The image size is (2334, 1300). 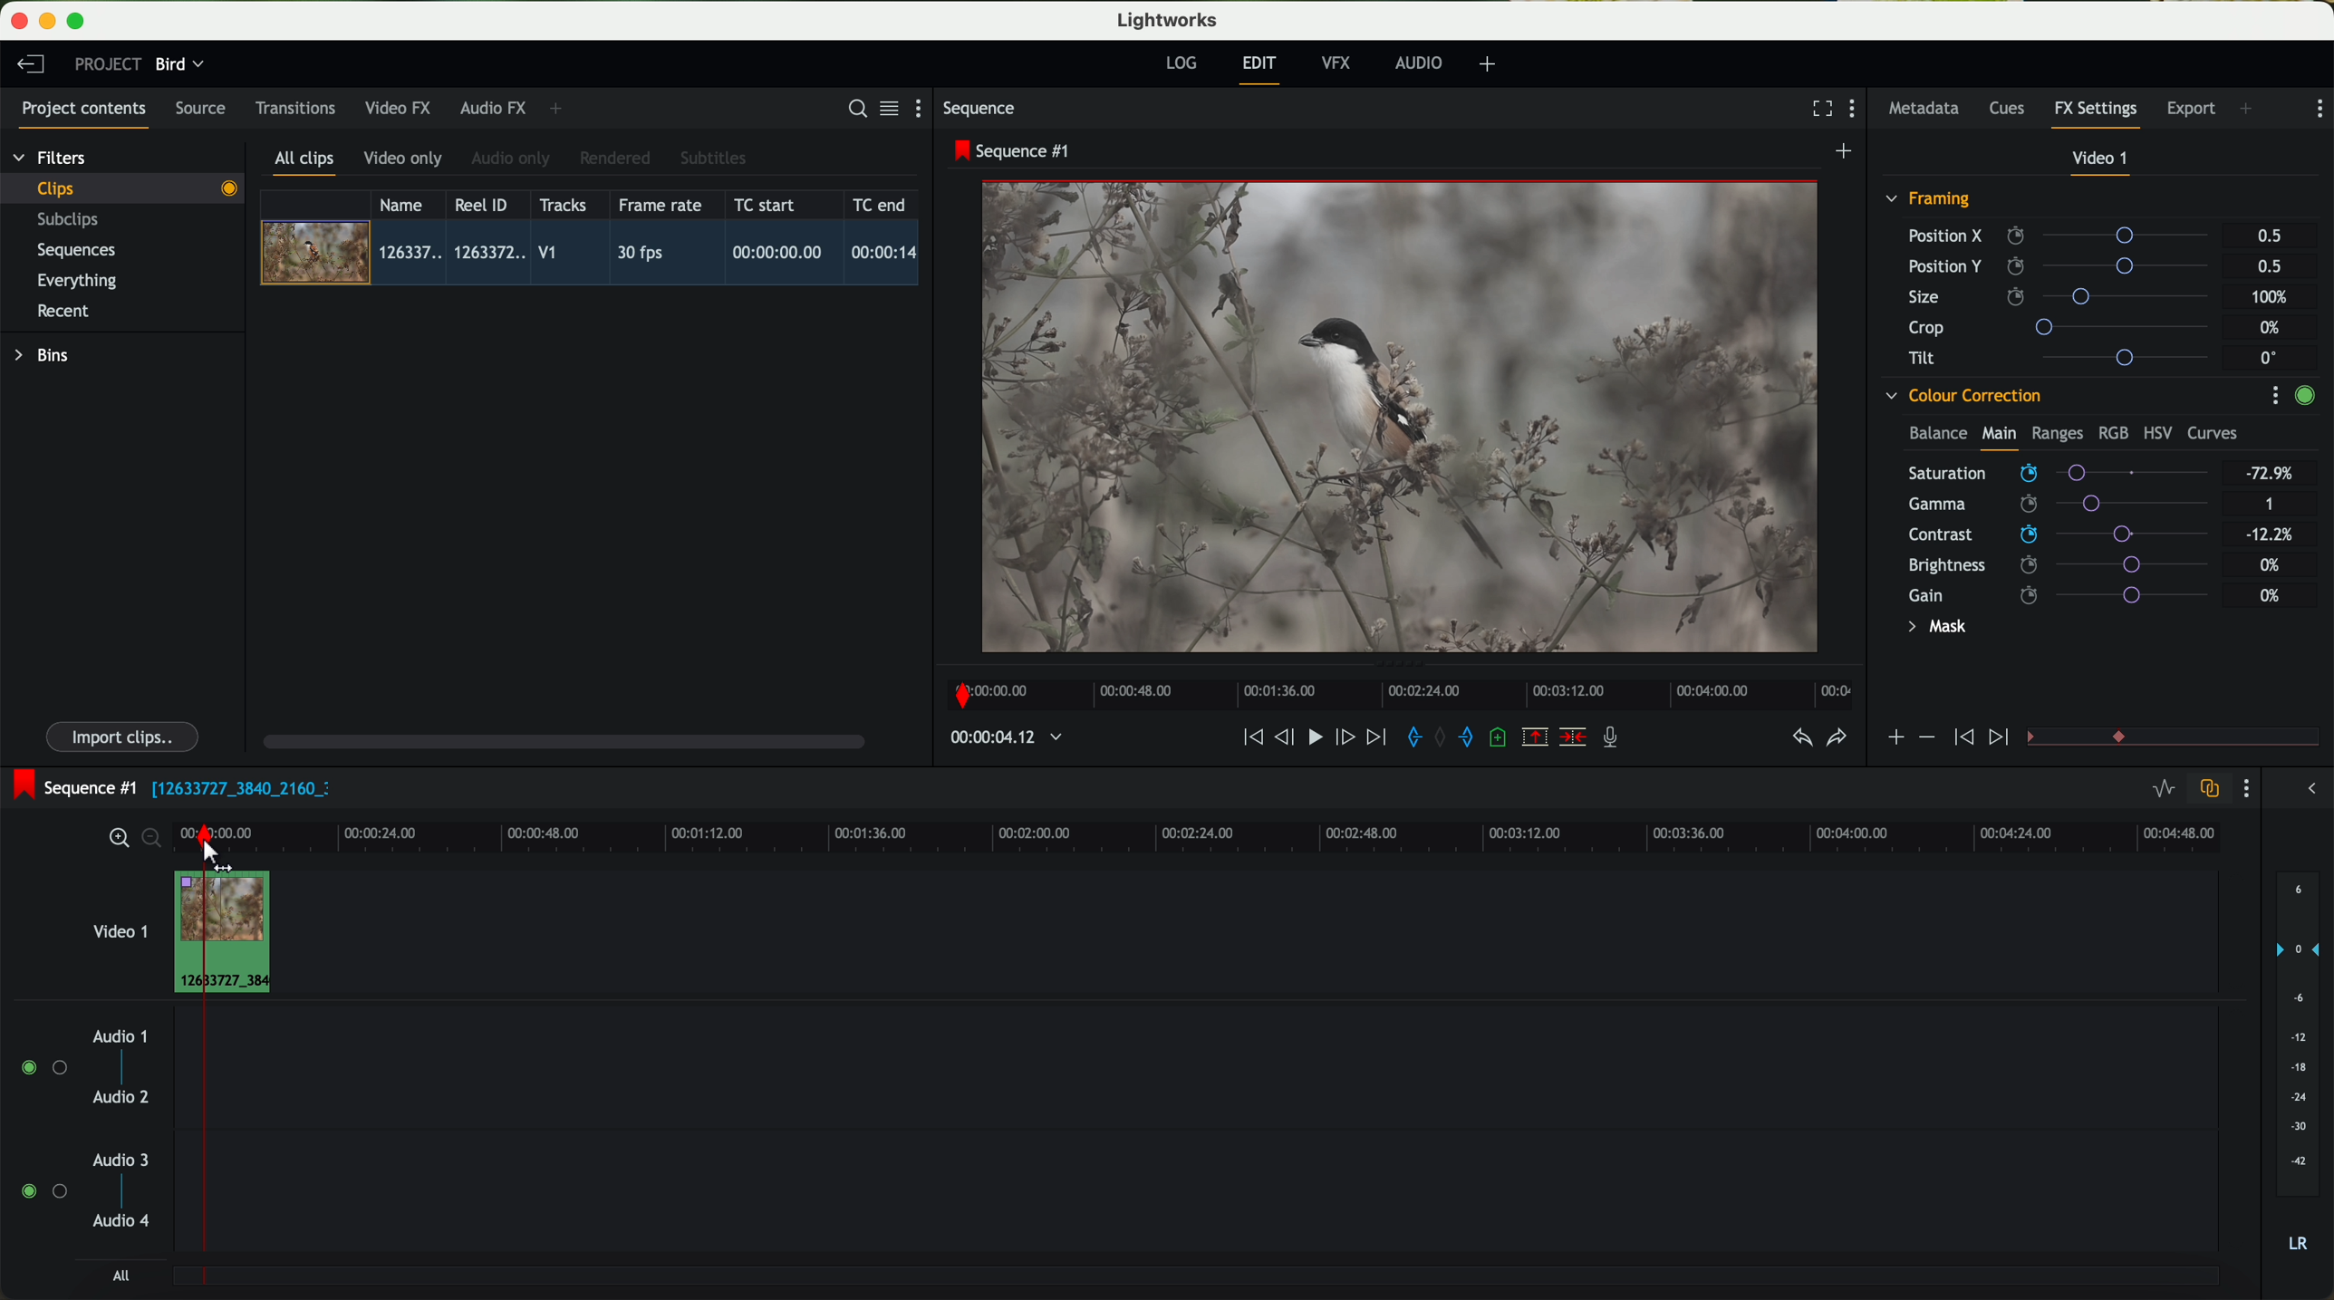 I want to click on audio only, so click(x=512, y=159).